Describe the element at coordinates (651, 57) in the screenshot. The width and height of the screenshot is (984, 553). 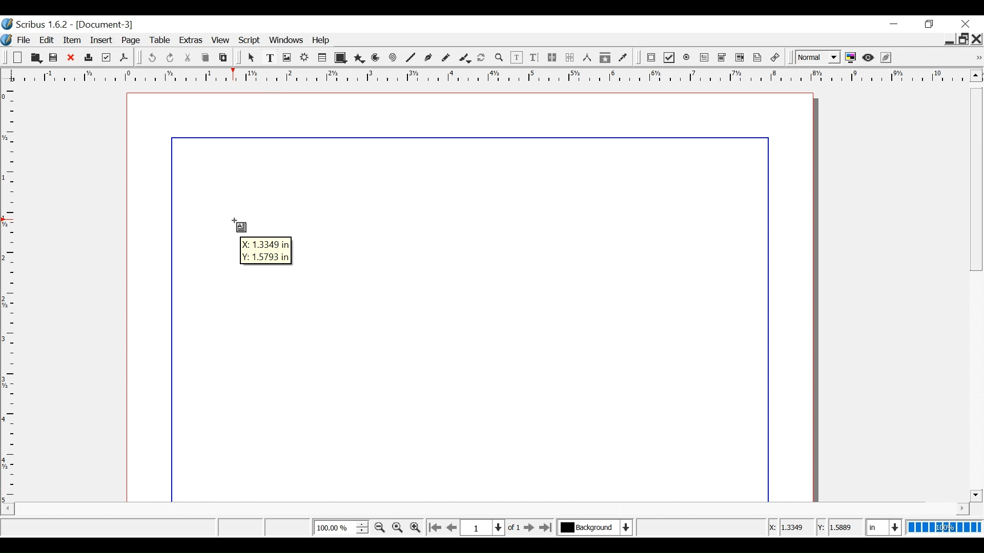
I see `PDF Push Button` at that location.